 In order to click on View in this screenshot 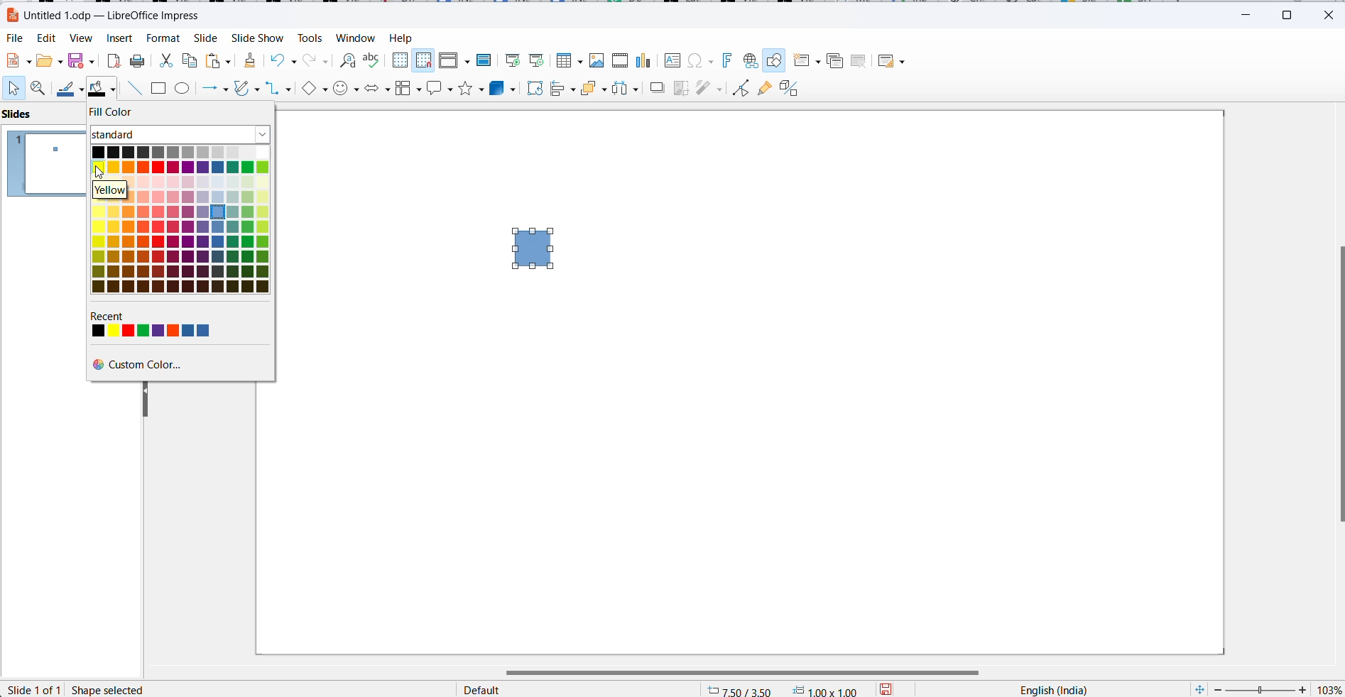, I will do `click(81, 39)`.